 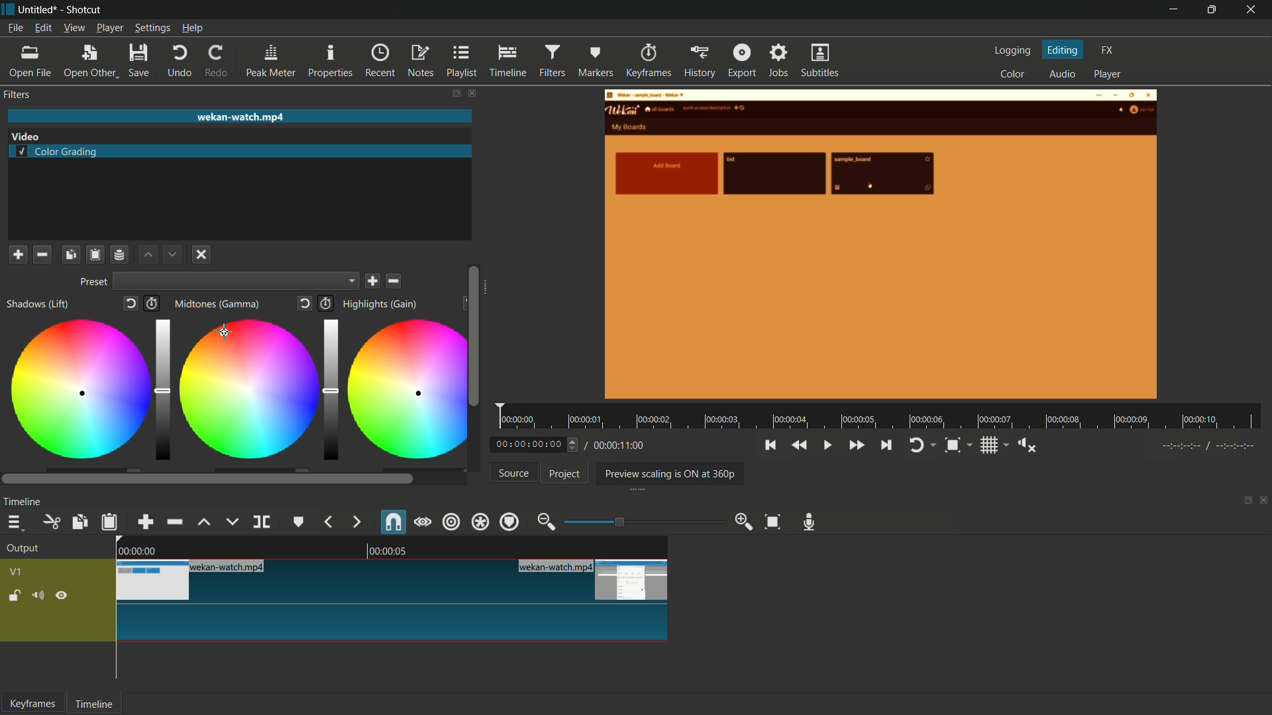 I want to click on ----:-- /, so click(x=1215, y=448).